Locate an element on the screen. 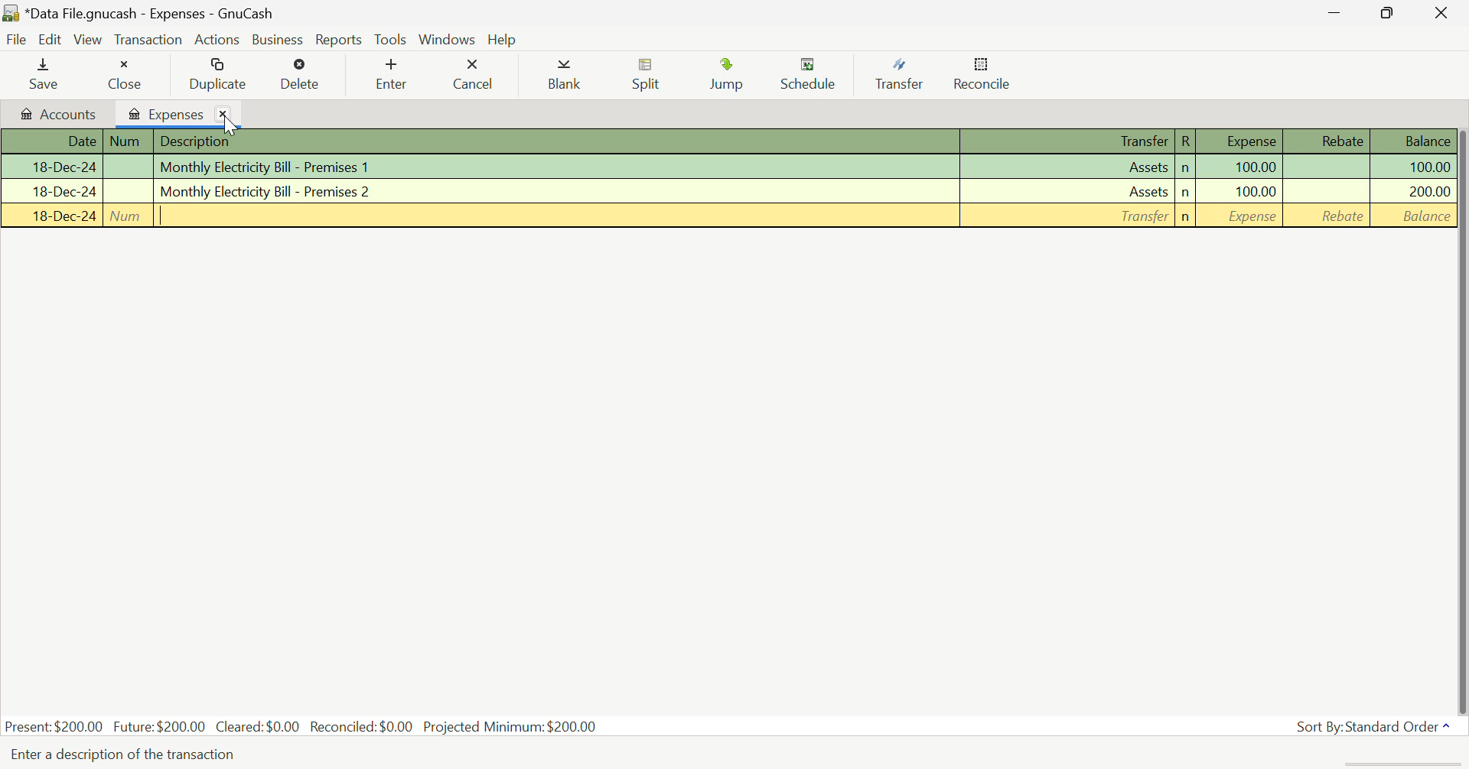 The height and width of the screenshot is (769, 1469). View is located at coordinates (89, 40).